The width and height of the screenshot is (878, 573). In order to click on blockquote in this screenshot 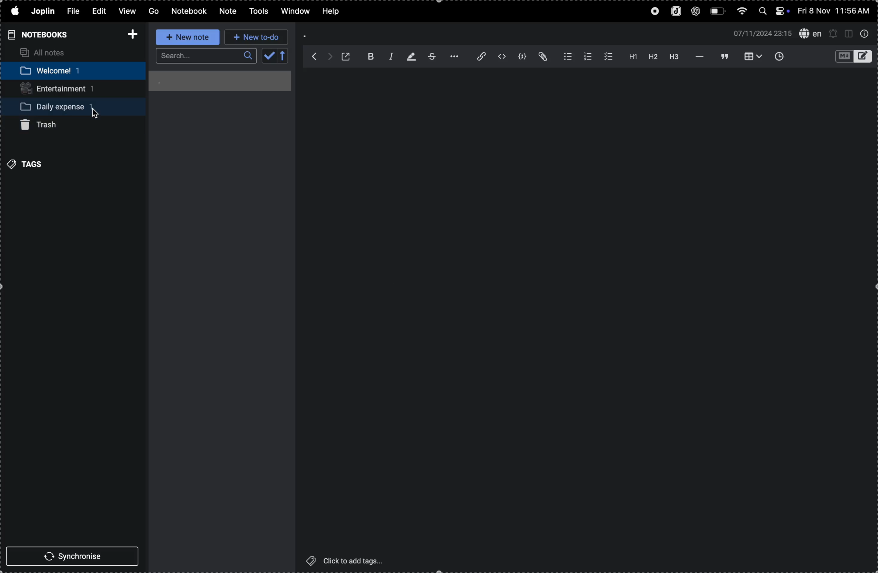, I will do `click(722, 56)`.